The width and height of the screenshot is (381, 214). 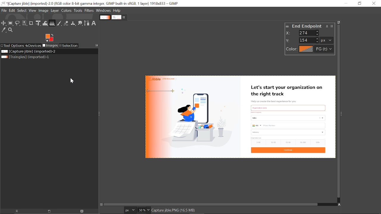 I want to click on Delete  the image, so click(x=83, y=211).